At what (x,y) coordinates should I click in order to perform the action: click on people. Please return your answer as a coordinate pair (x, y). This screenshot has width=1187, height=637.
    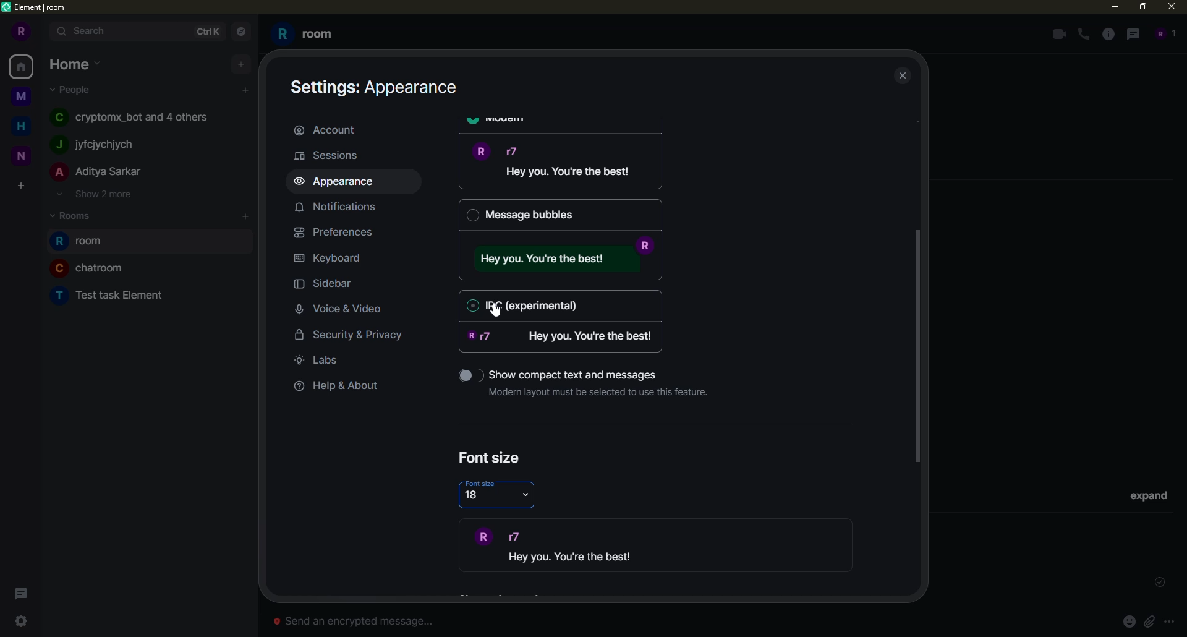
    Looking at the image, I should click on (95, 173).